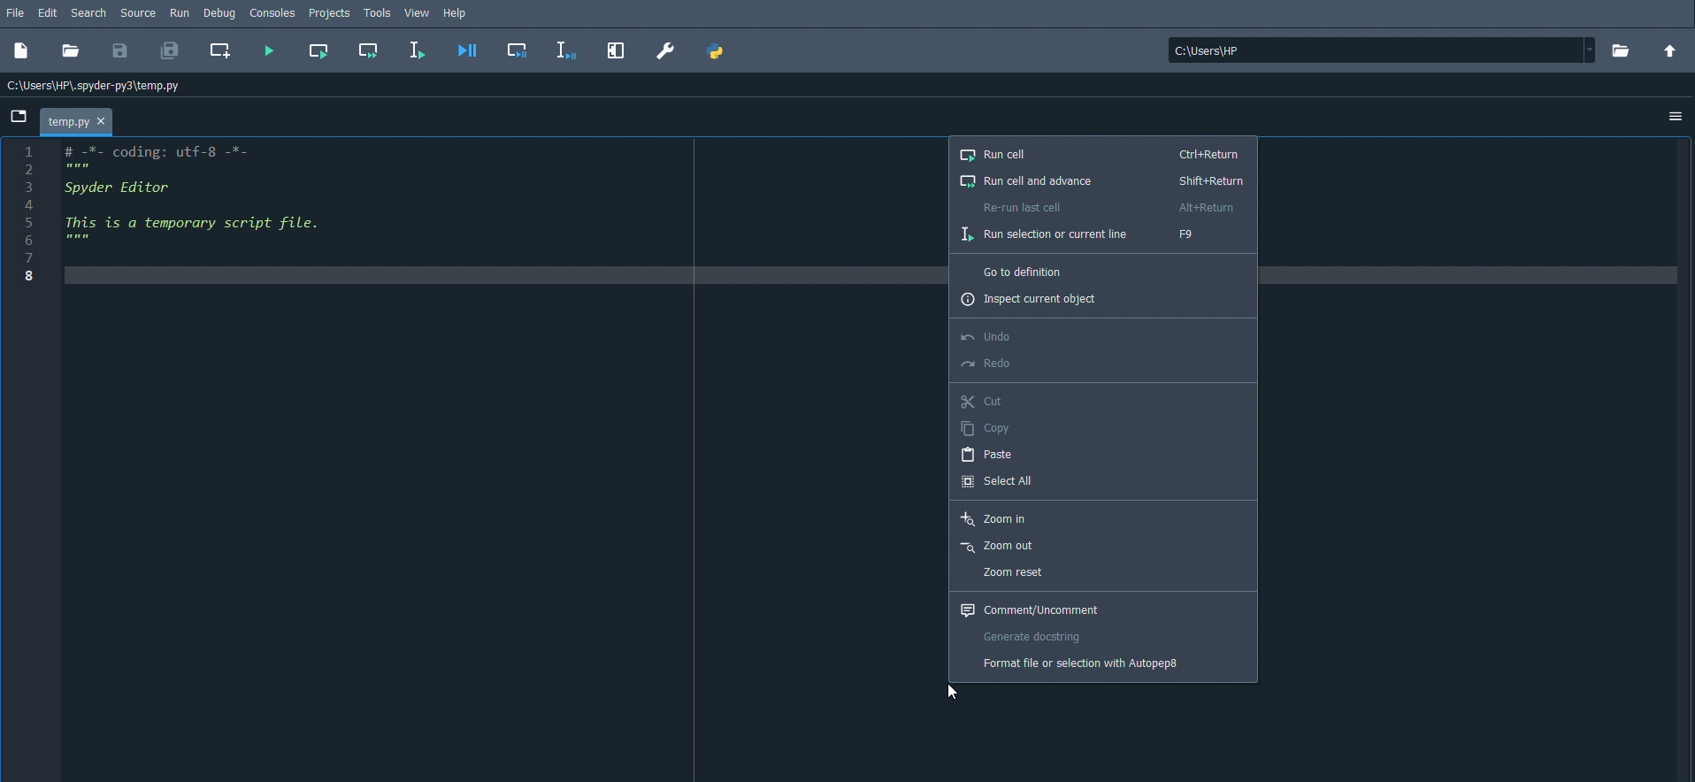 Image resolution: width=1695 pixels, height=782 pixels. I want to click on Temporary file, so click(79, 119).